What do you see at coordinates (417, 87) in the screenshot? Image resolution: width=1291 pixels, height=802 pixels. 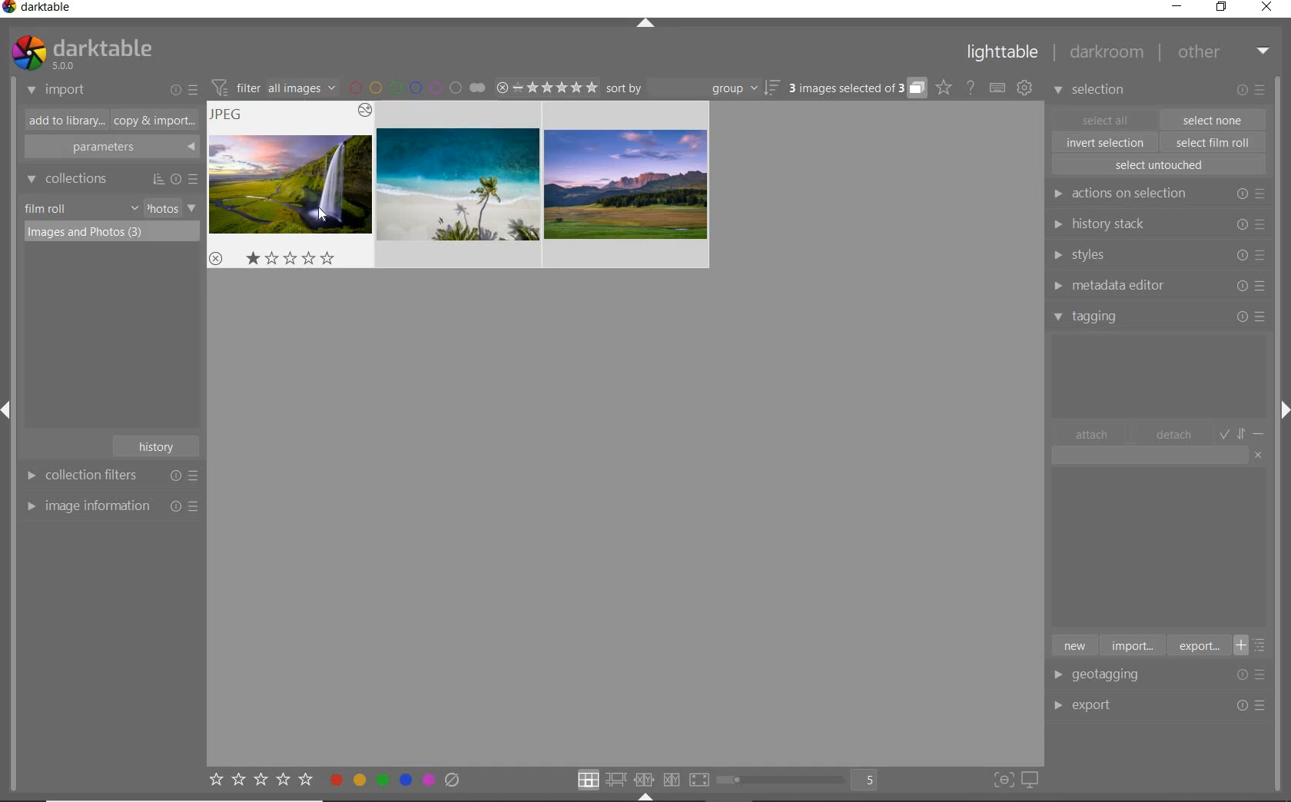 I see `filter by image color label` at bounding box center [417, 87].